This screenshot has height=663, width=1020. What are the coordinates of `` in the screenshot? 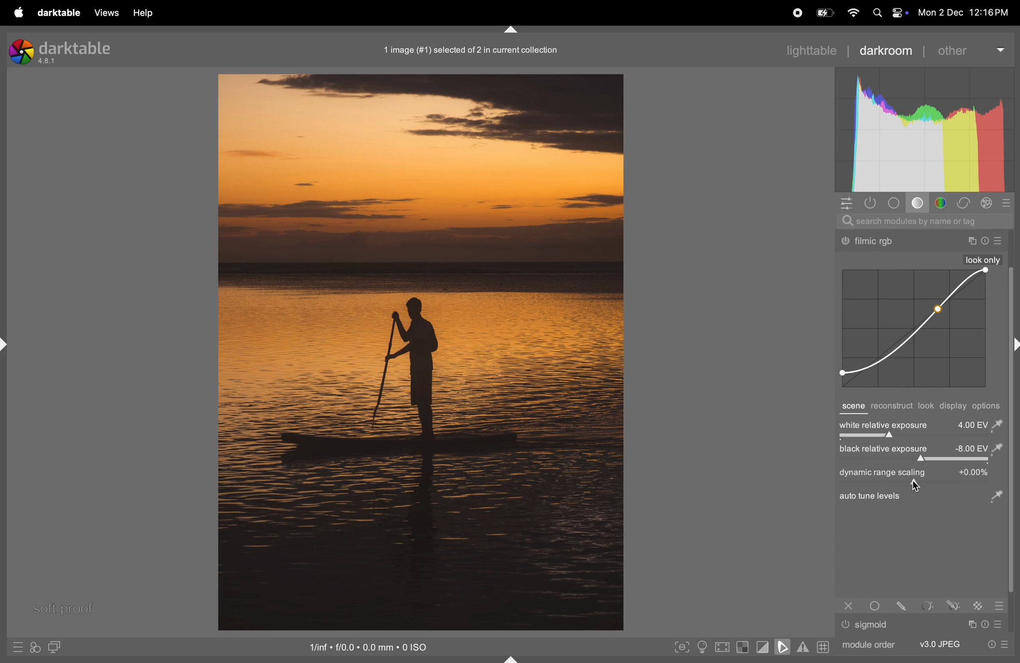 It's located at (999, 606).